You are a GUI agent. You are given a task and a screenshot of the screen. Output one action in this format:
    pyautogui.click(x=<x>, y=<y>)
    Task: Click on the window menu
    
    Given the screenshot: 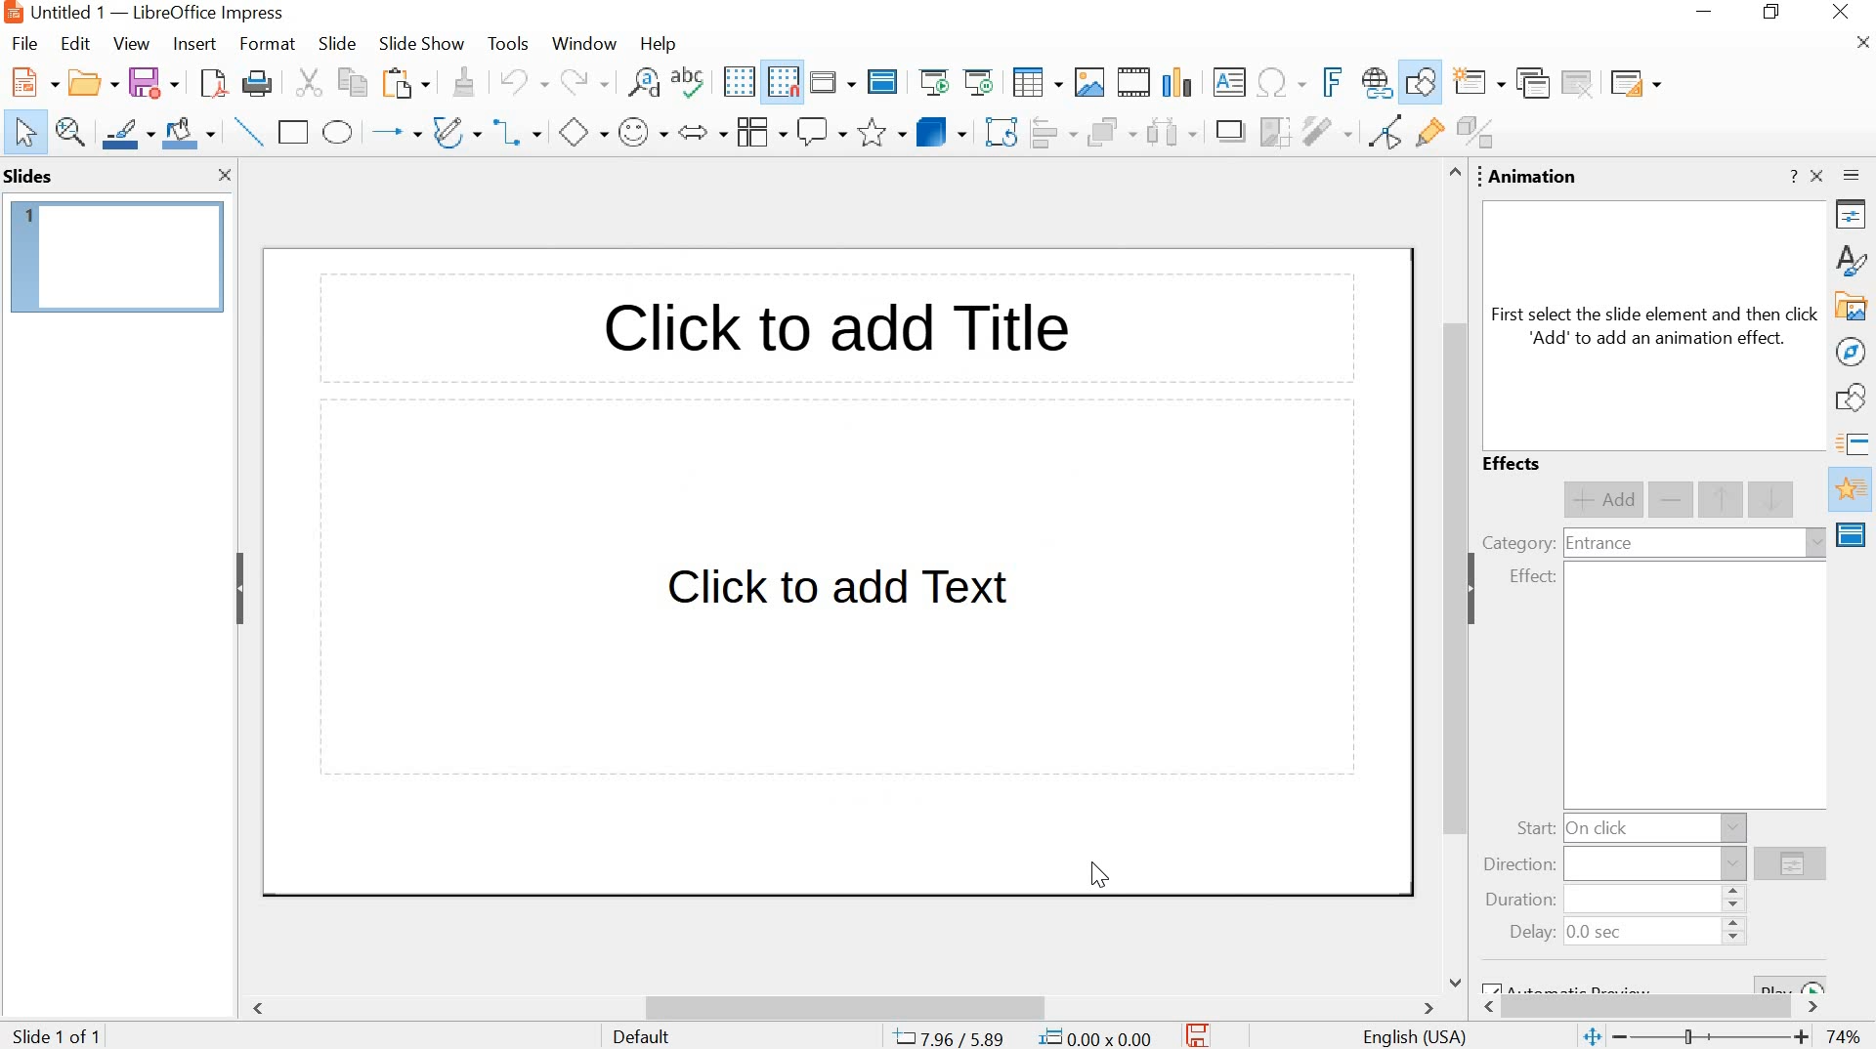 What is the action you would take?
    pyautogui.click(x=581, y=44)
    